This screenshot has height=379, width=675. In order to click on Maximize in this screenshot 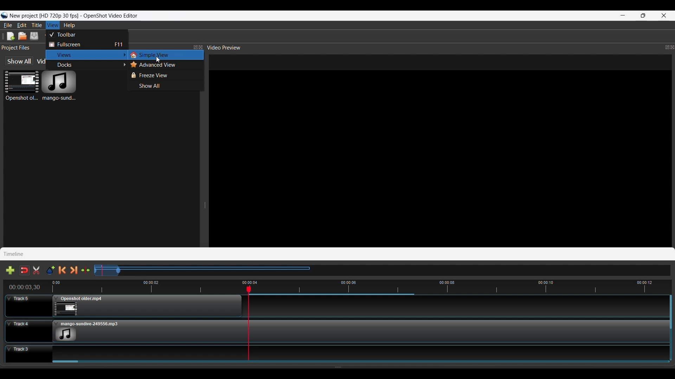, I will do `click(663, 46)`.